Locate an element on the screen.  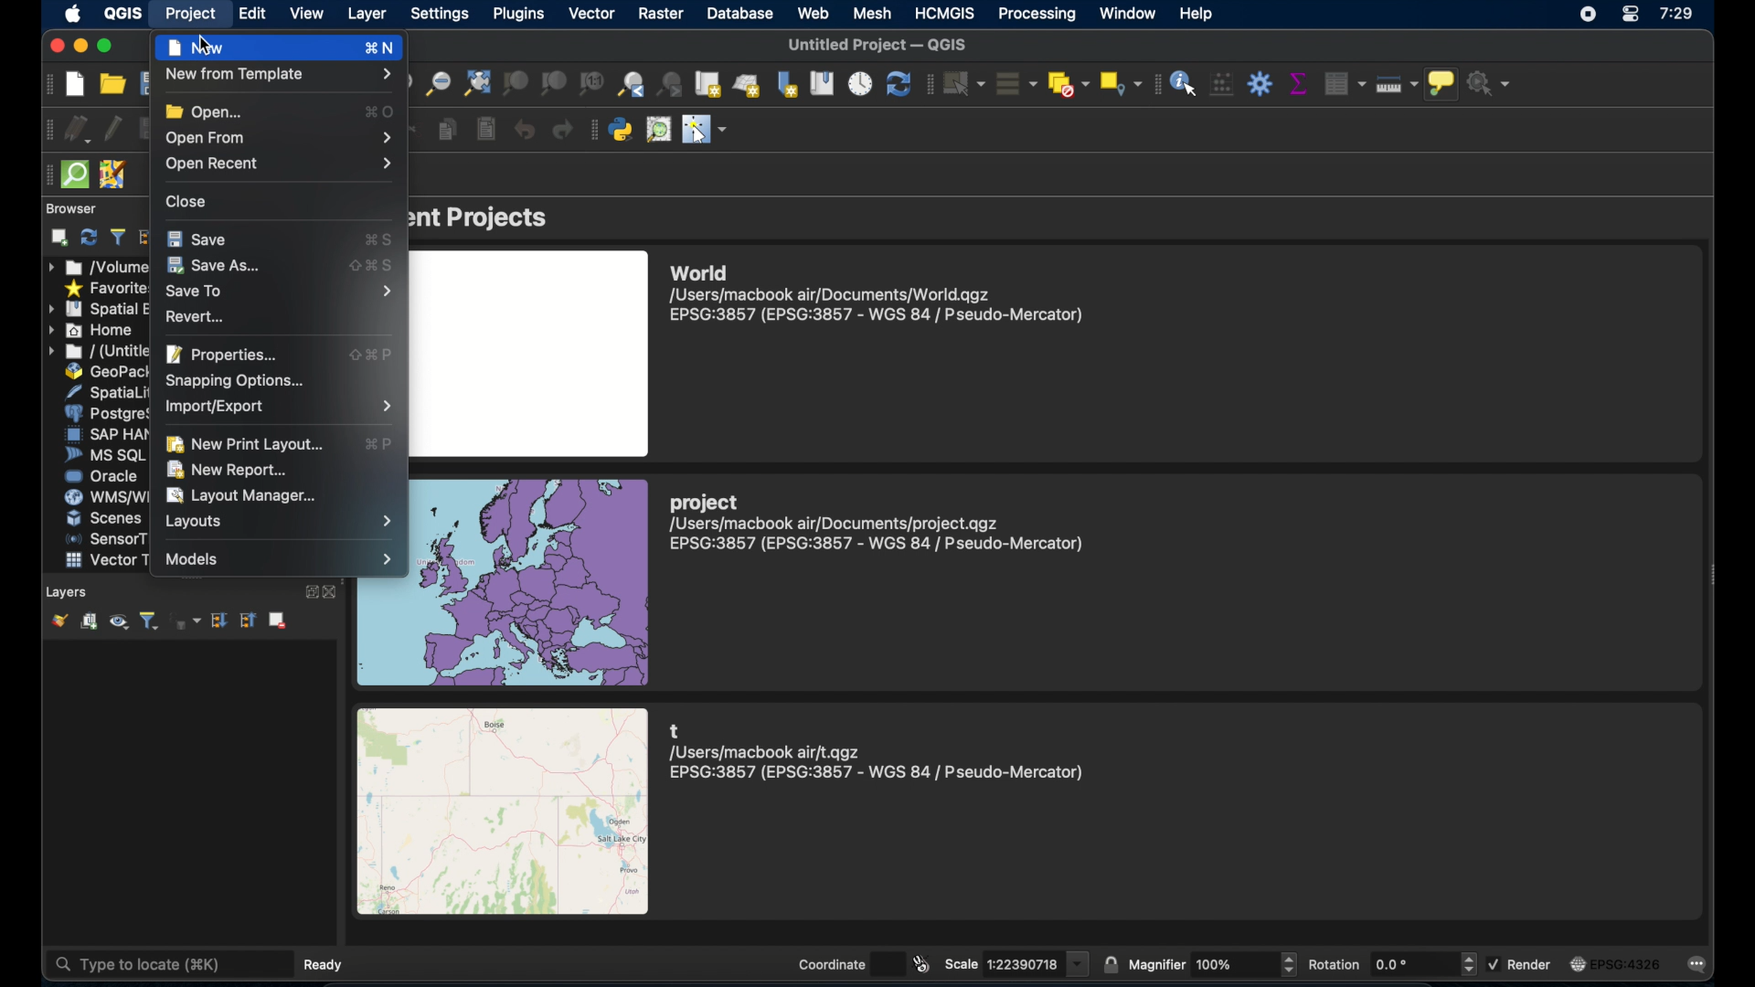
zoom last is located at coordinates (633, 83).